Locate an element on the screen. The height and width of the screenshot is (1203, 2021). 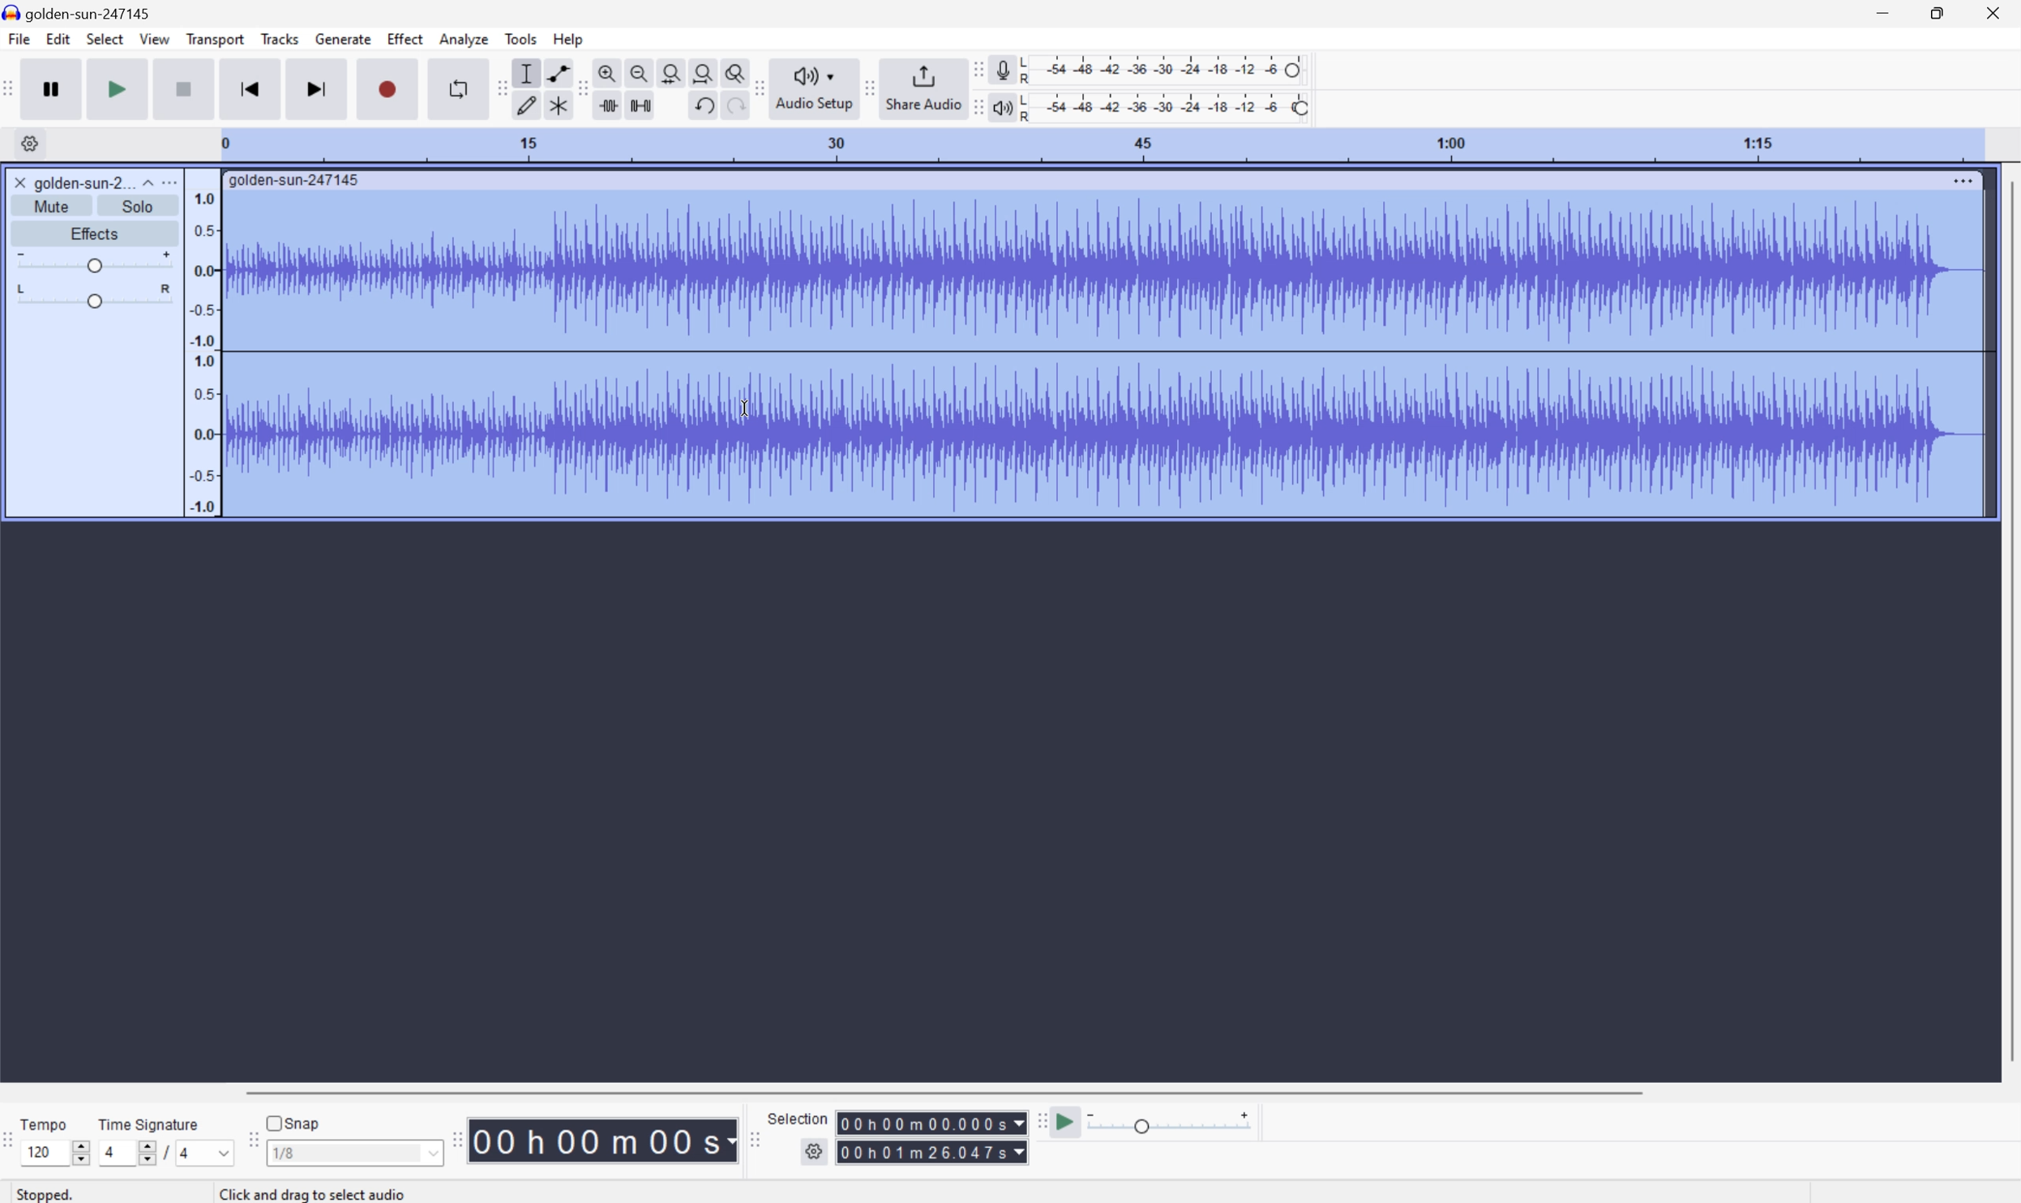
Audio is located at coordinates (1103, 355).